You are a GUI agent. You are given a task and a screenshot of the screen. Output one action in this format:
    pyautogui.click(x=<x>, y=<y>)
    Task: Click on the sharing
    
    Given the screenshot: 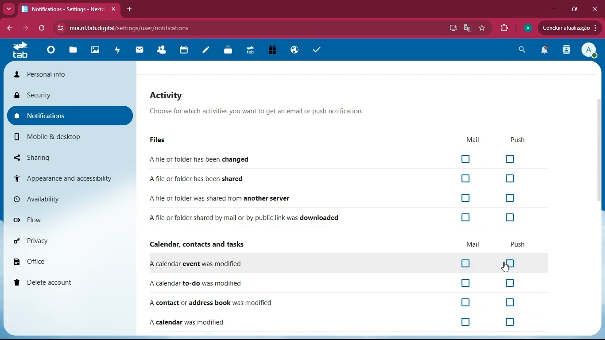 What is the action you would take?
    pyautogui.click(x=65, y=156)
    